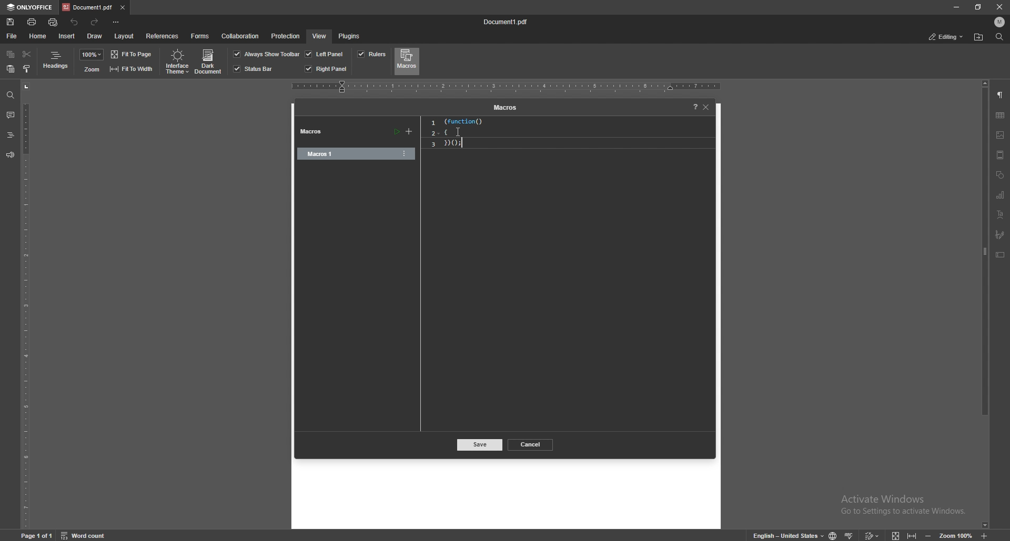  What do you see at coordinates (38, 36) in the screenshot?
I see `home` at bounding box center [38, 36].